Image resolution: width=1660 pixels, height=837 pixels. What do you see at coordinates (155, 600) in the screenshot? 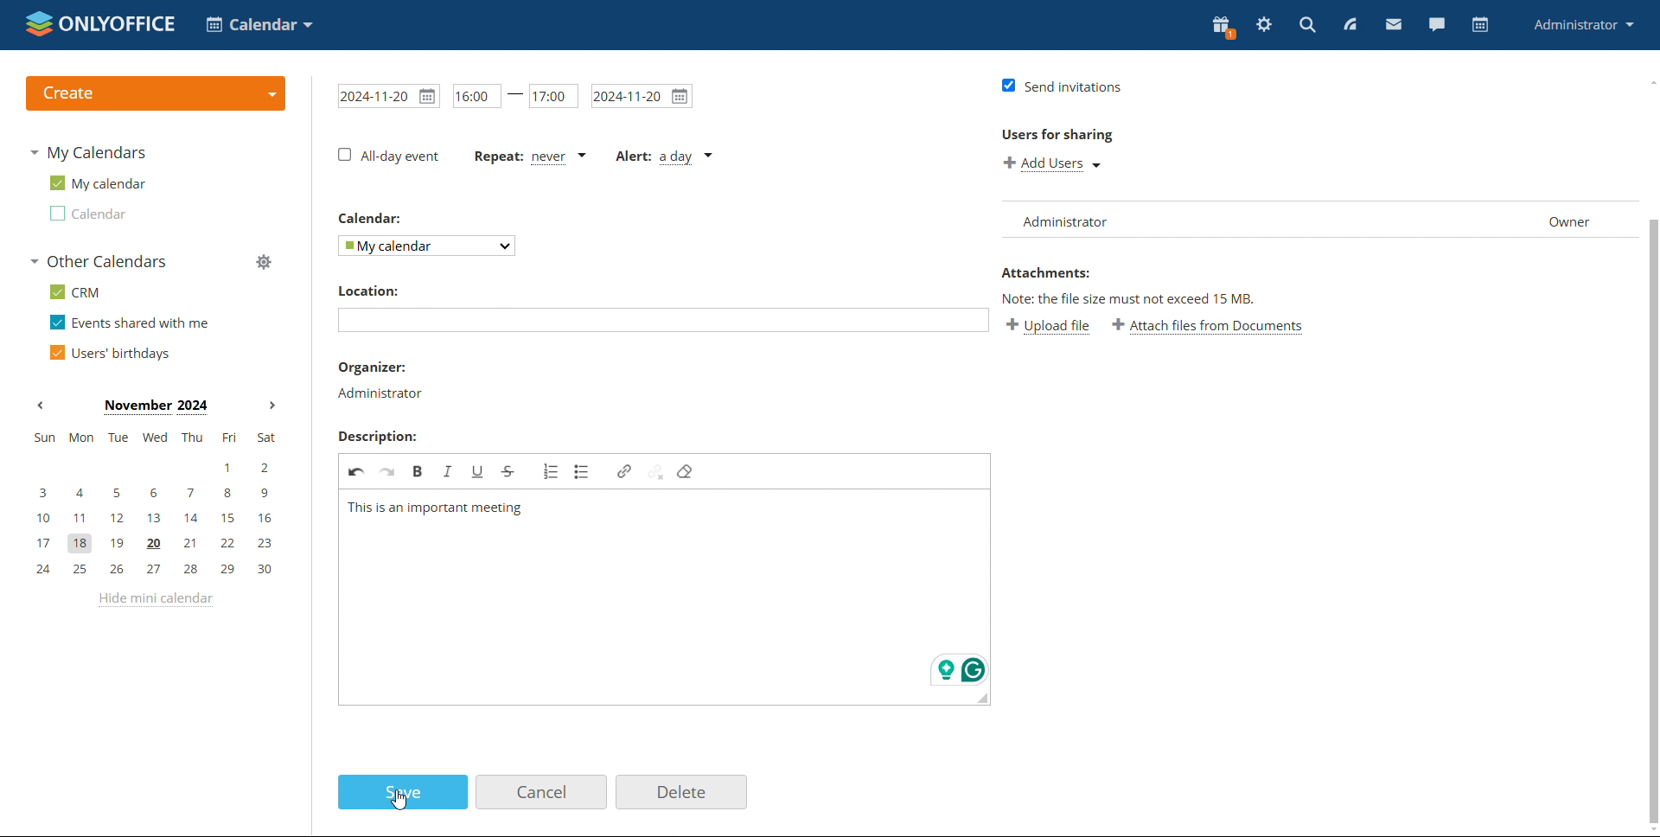
I see `hide mini calendar` at bounding box center [155, 600].